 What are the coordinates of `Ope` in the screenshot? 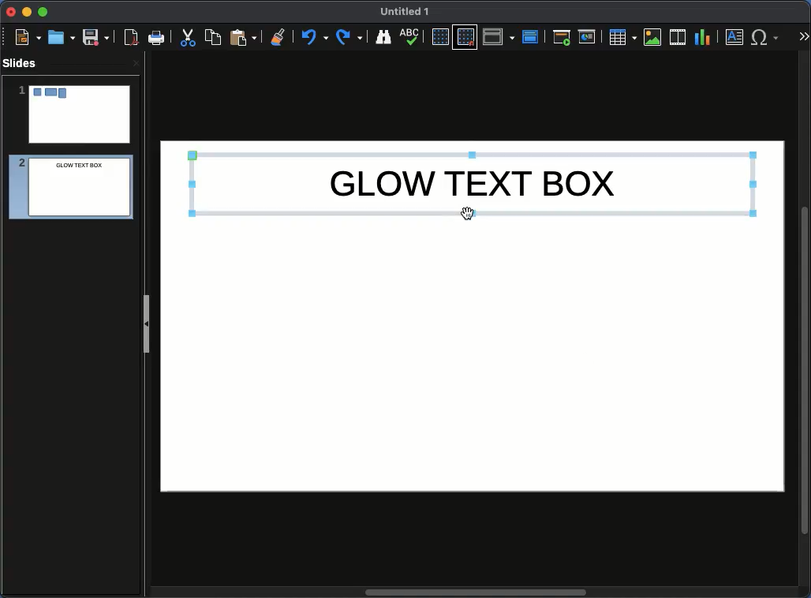 It's located at (62, 36).